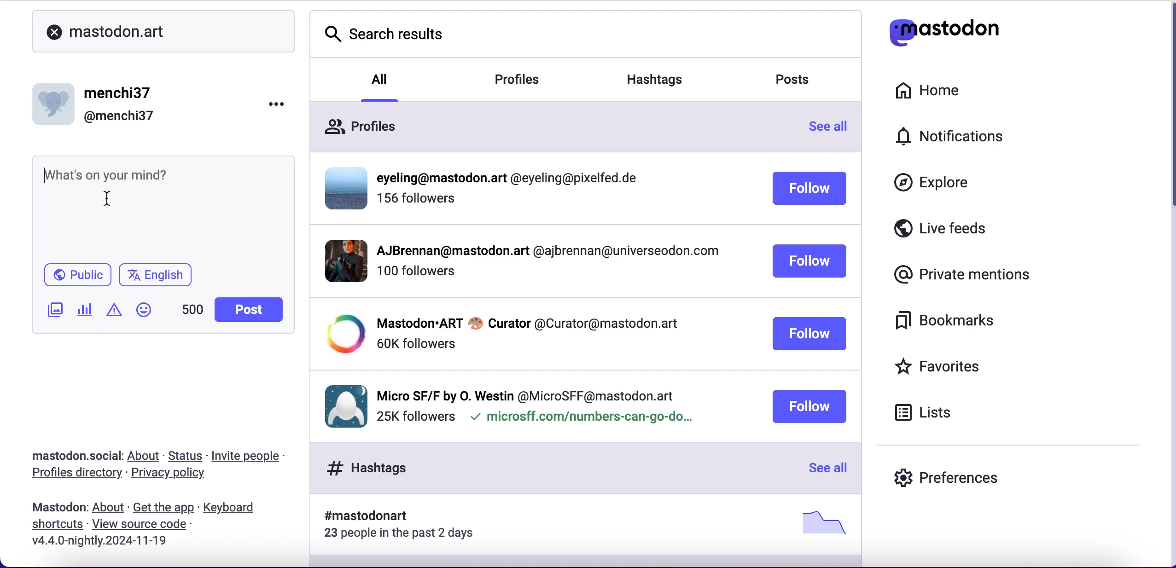  I want to click on hashtags, so click(667, 76).